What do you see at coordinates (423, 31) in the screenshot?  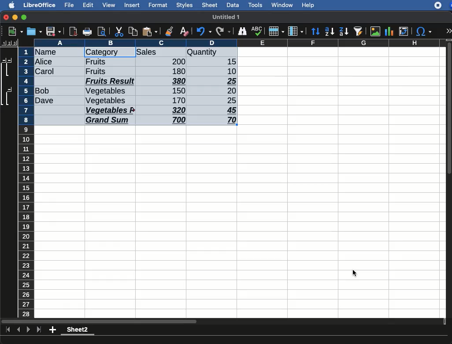 I see `special characters` at bounding box center [423, 31].